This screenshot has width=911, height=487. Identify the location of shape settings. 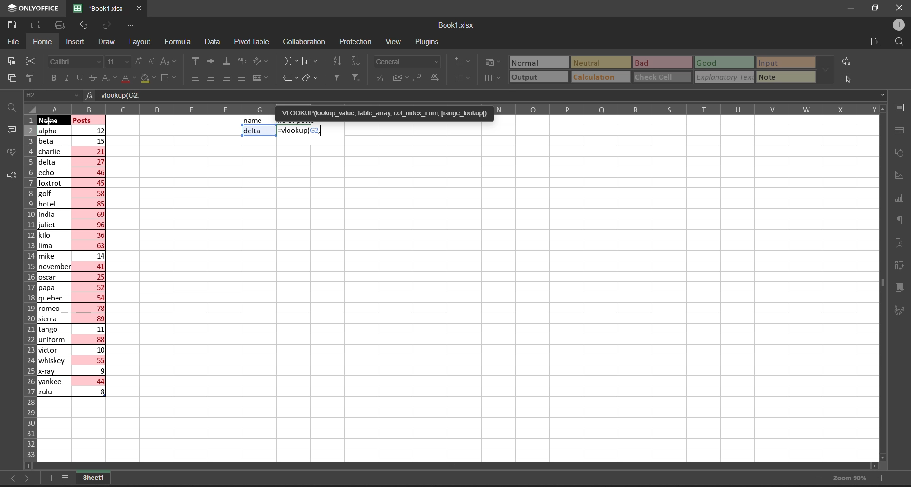
(902, 153).